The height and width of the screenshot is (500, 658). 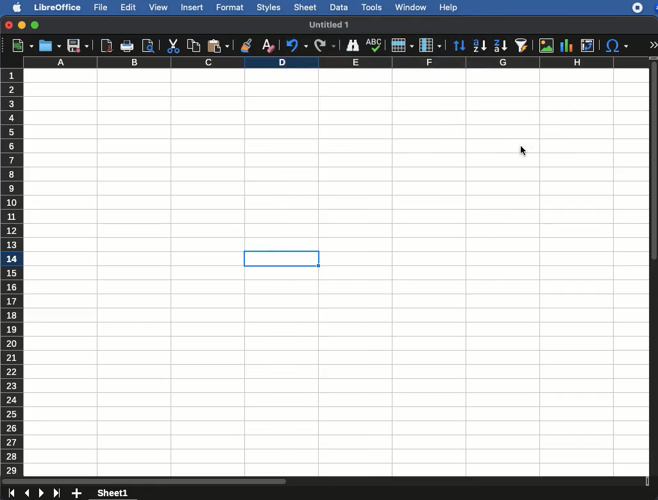 I want to click on chart, so click(x=567, y=46).